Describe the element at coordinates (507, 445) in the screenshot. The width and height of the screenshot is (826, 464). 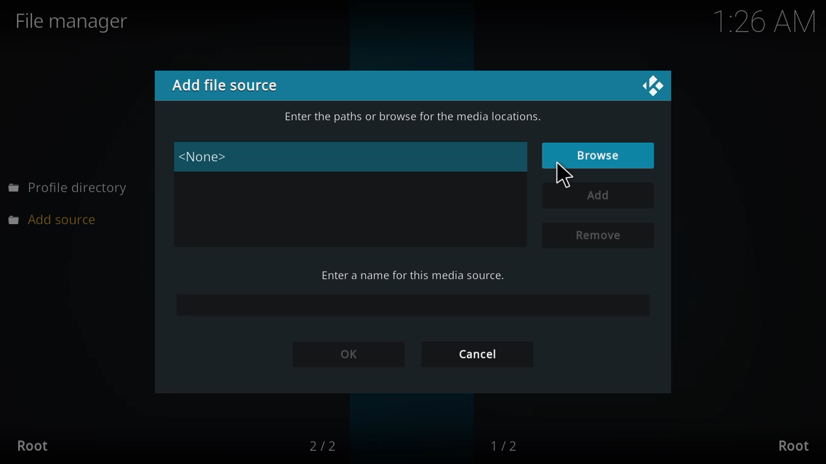
I see `1/2` at that location.